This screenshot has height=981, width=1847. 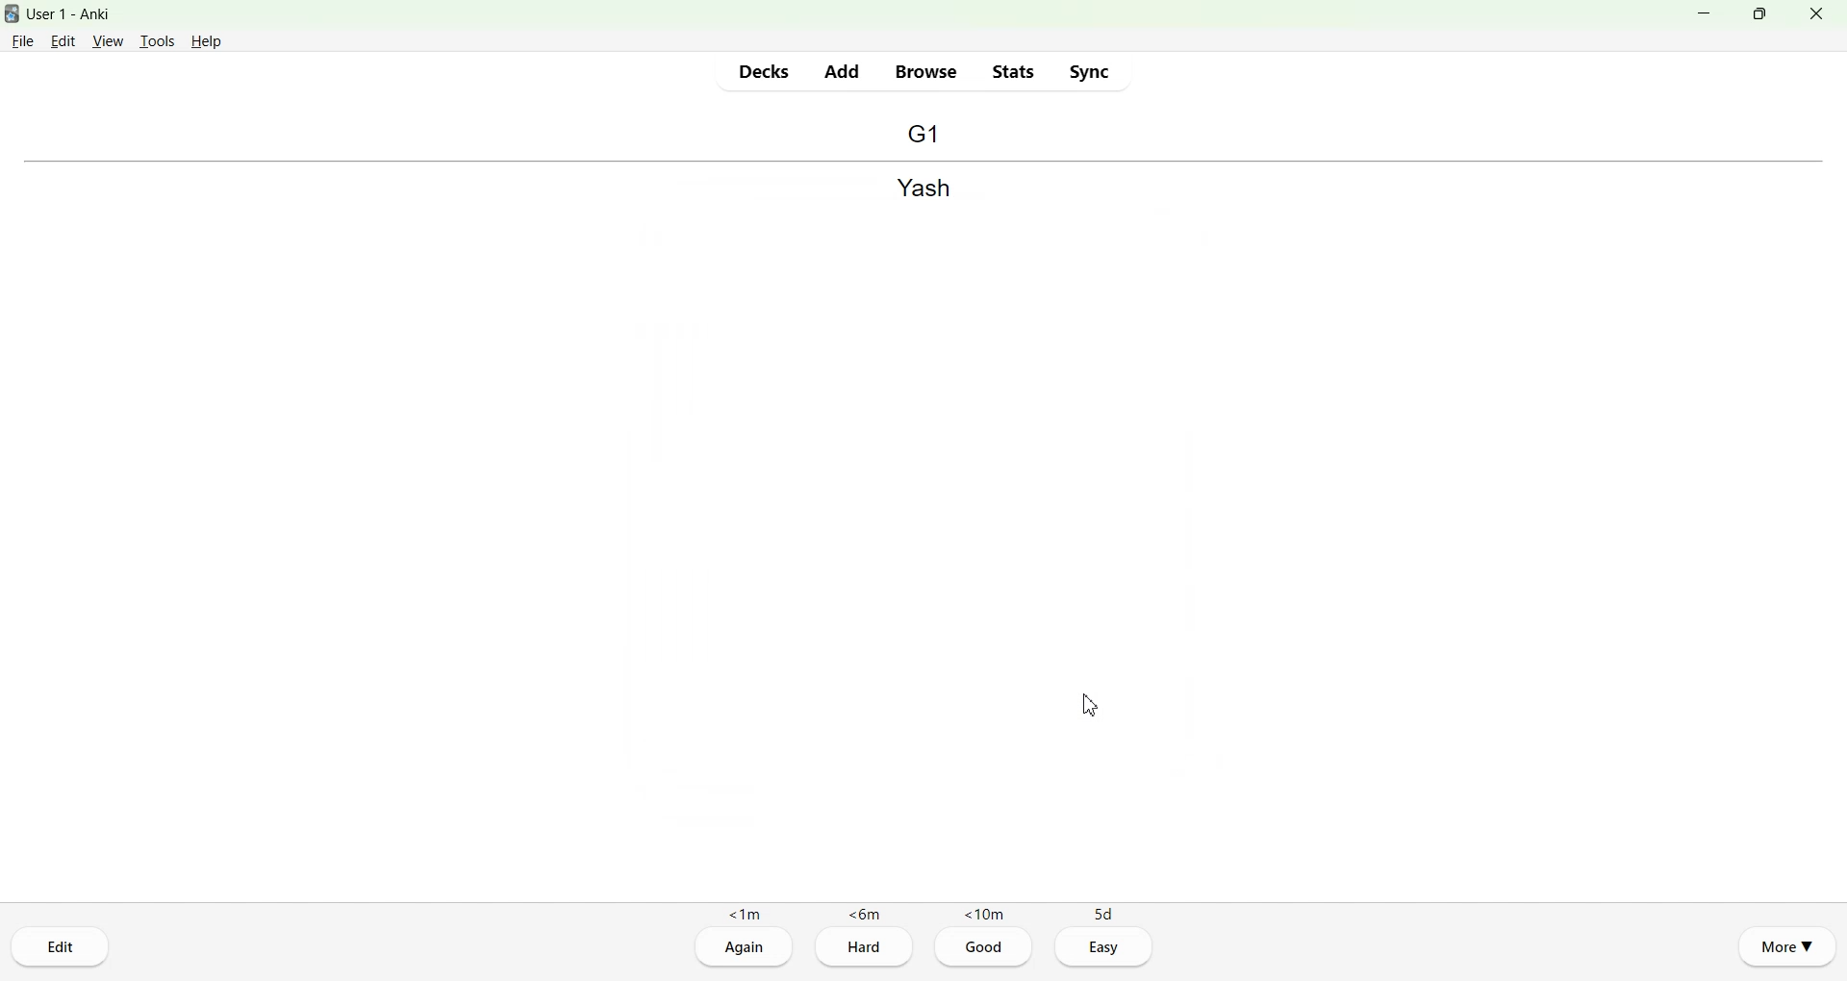 What do you see at coordinates (841, 71) in the screenshot?
I see `Add` at bounding box center [841, 71].